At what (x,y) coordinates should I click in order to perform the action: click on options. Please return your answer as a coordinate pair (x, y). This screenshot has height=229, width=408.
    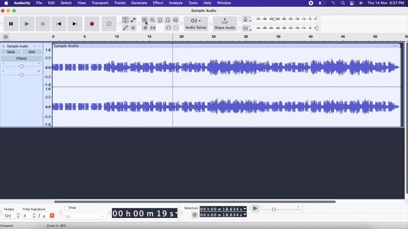
    Looking at the image, I should click on (395, 45).